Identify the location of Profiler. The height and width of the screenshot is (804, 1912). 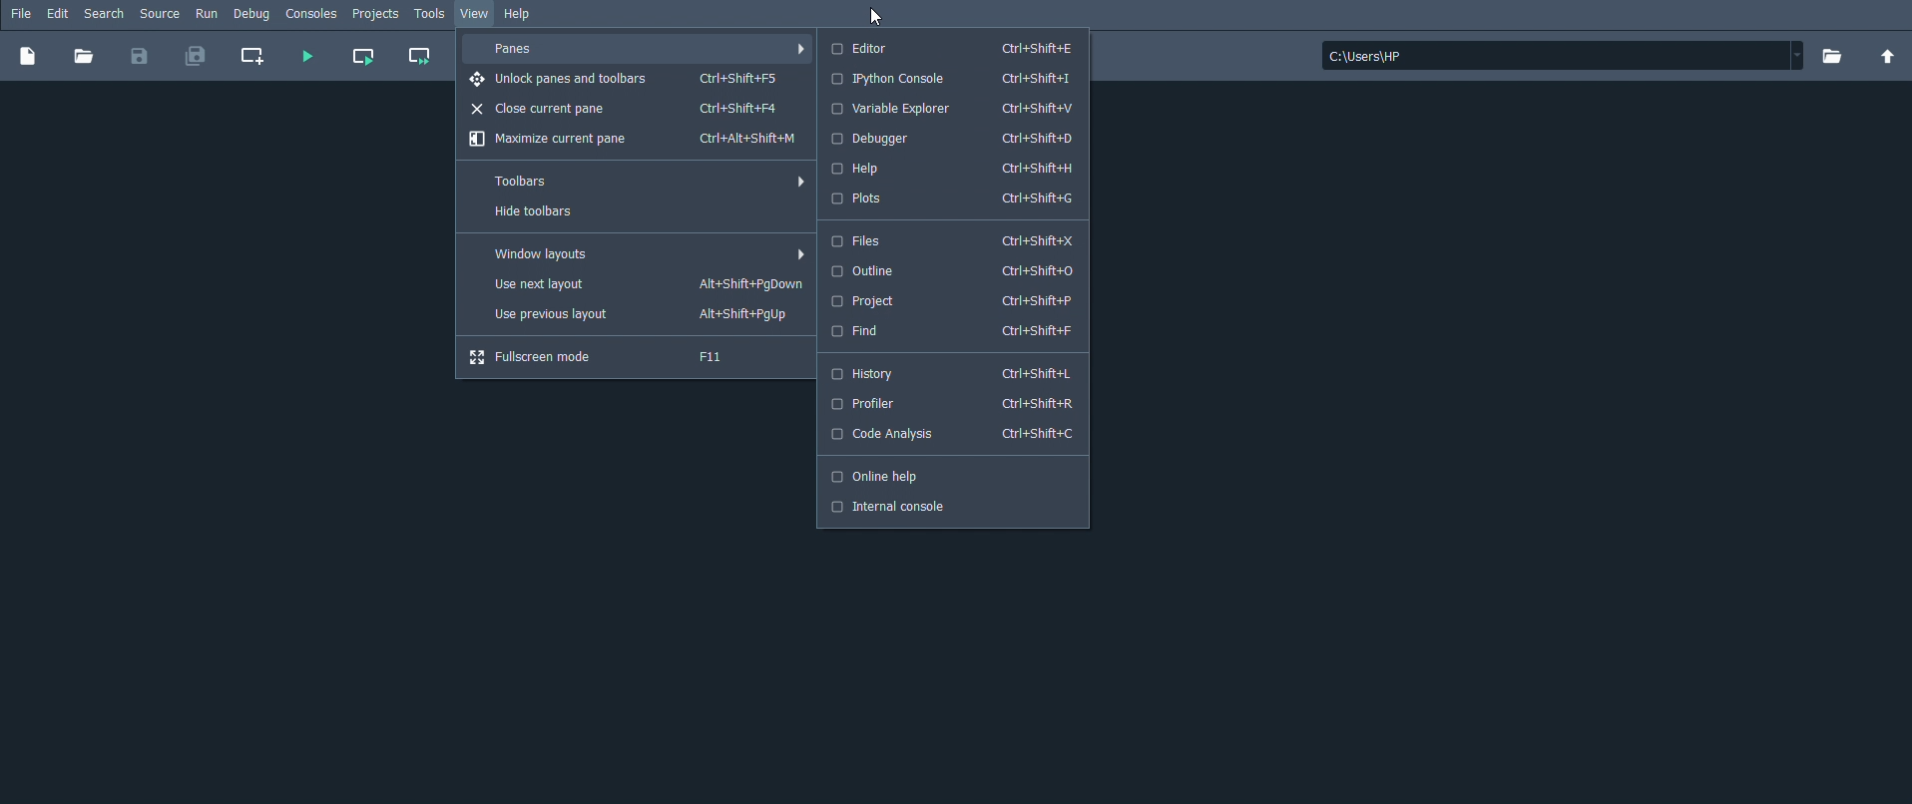
(953, 404).